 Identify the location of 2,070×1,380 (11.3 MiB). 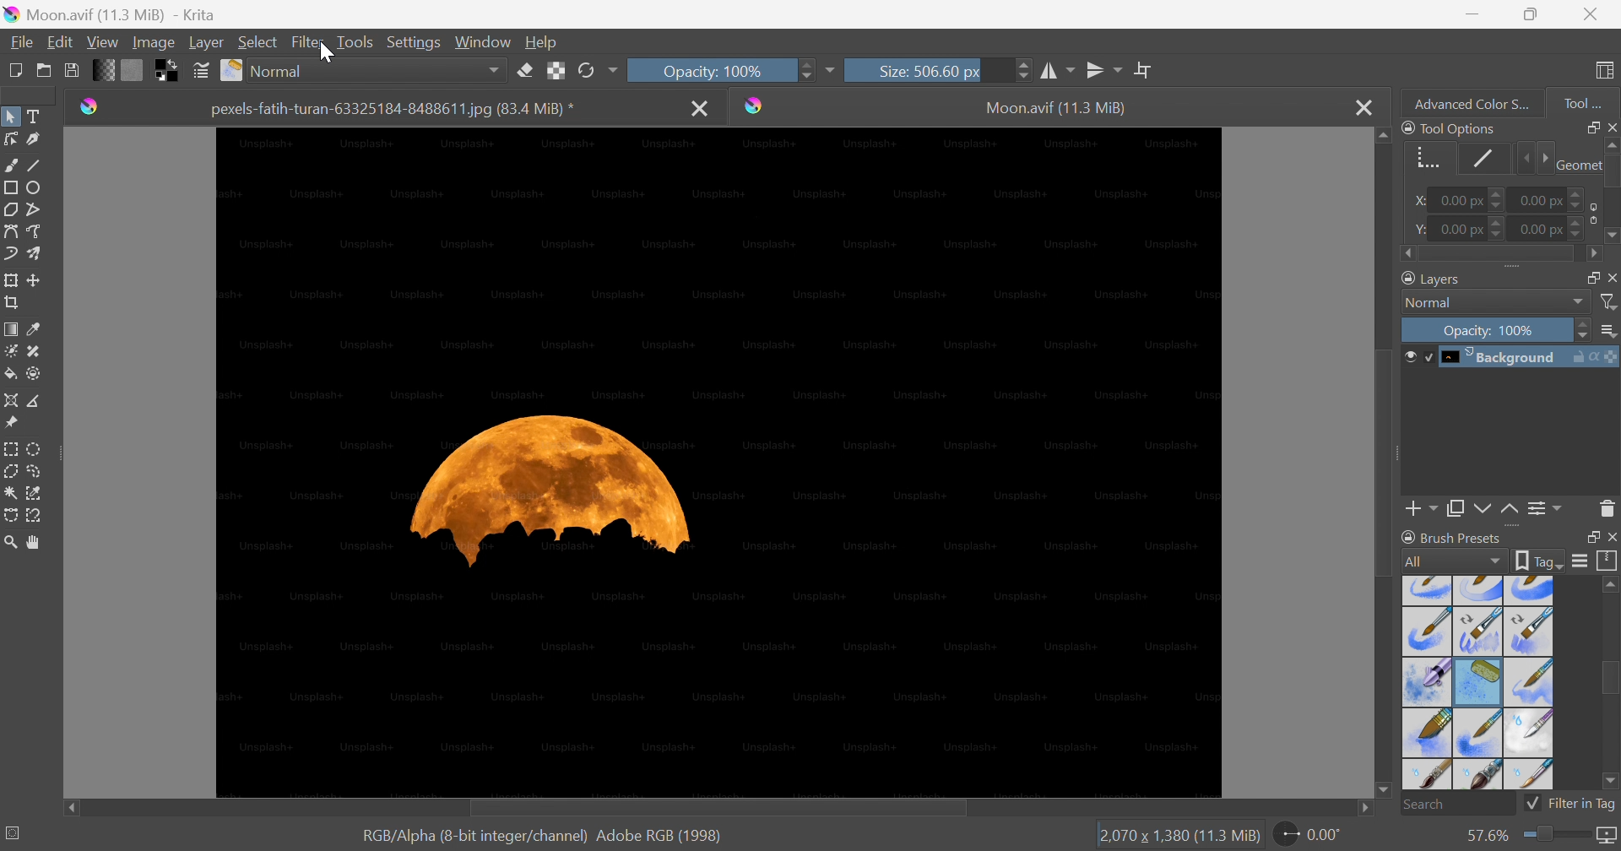
(1178, 837).